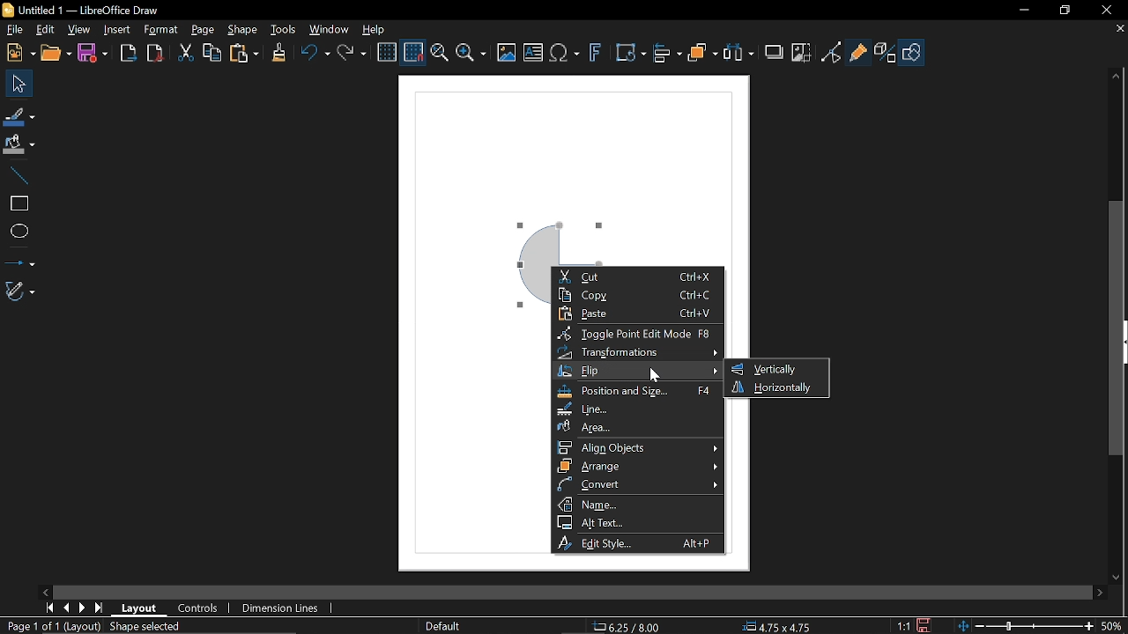  I want to click on Edit style   Alt+P, so click(635, 543).